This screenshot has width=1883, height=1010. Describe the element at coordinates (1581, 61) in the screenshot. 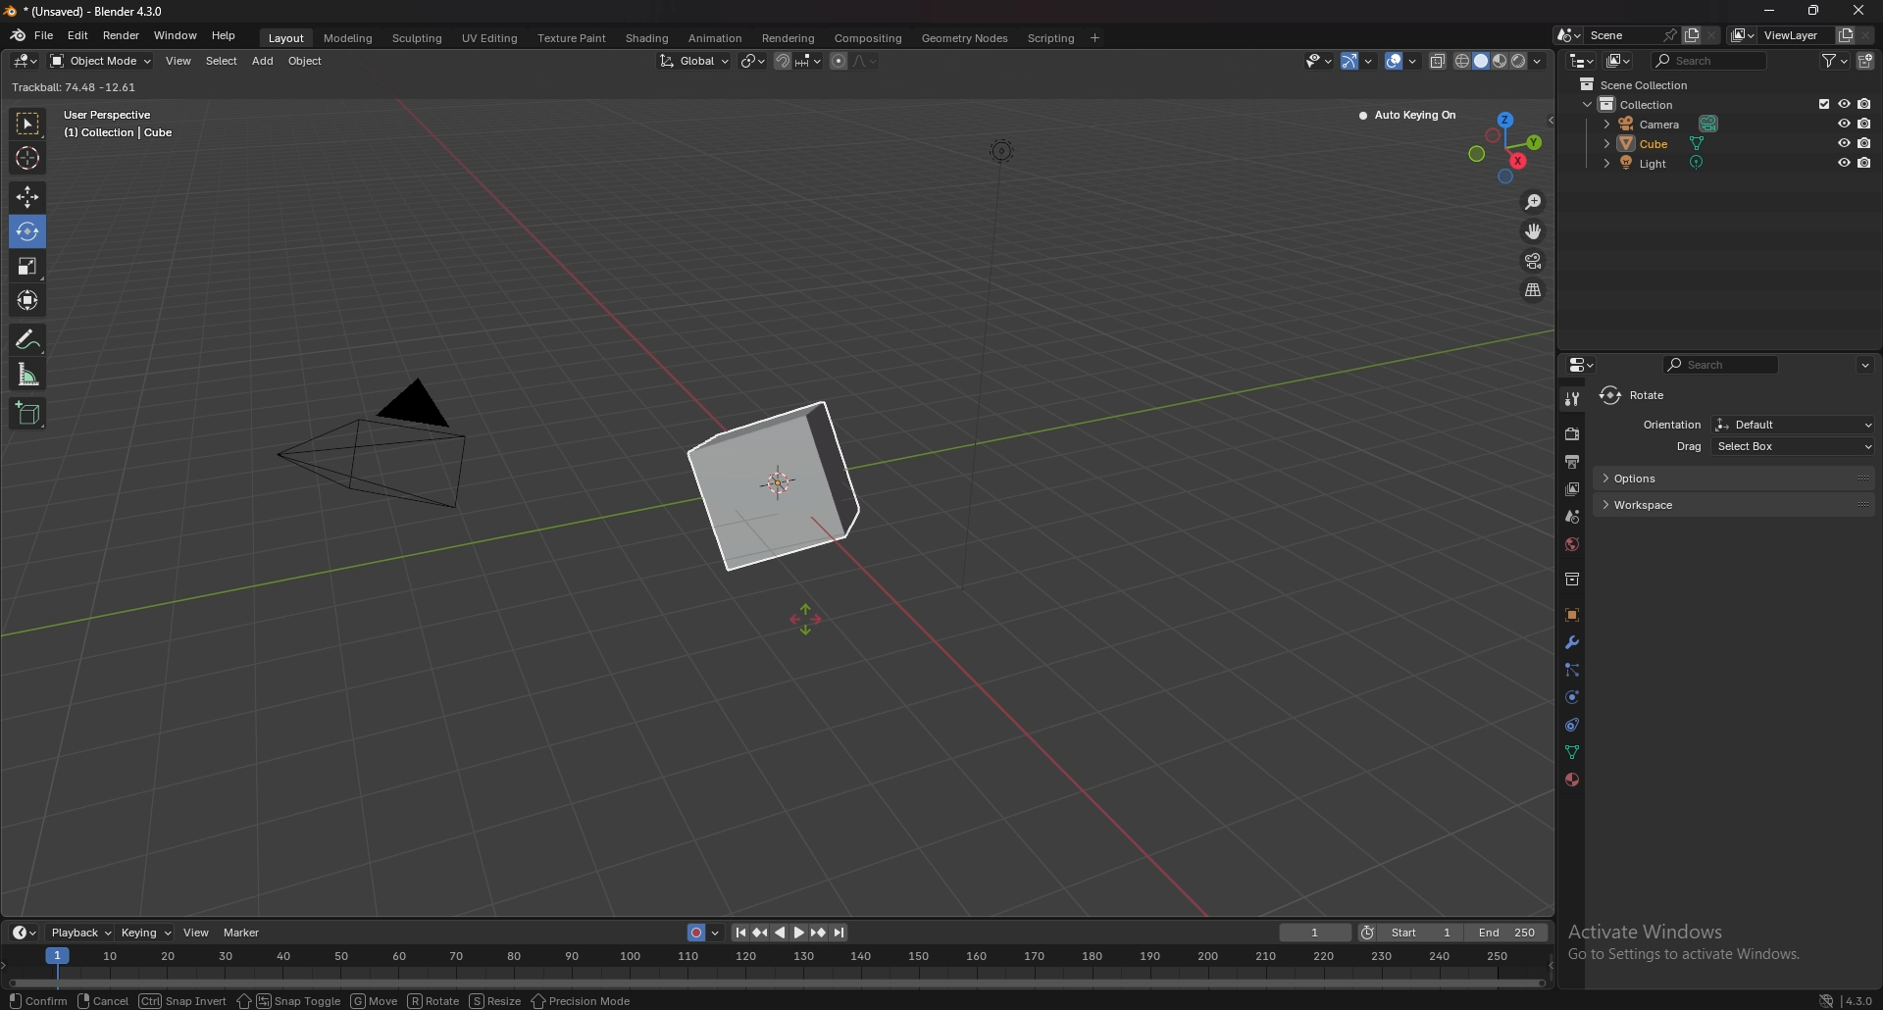

I see `editor type` at that location.